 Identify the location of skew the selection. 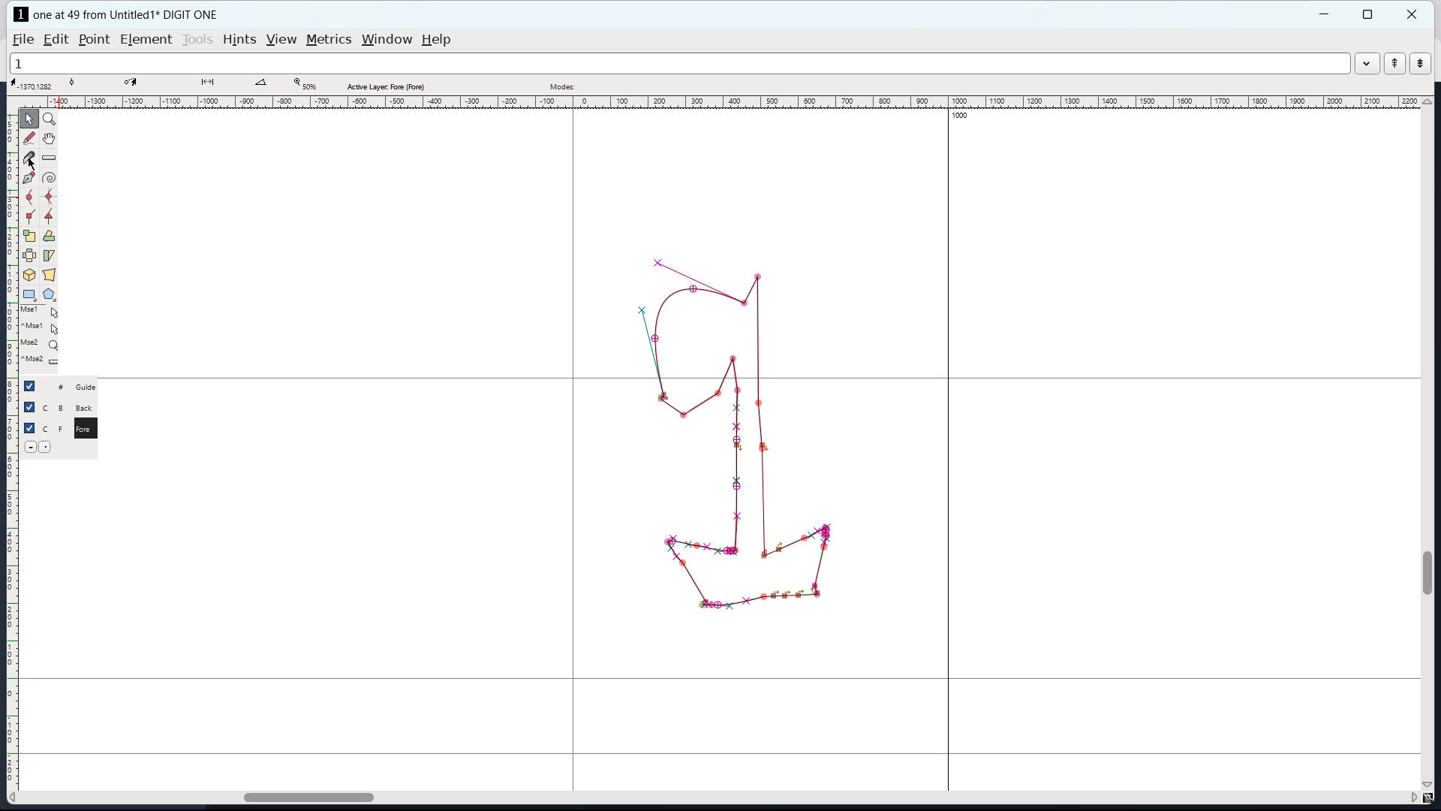
(50, 255).